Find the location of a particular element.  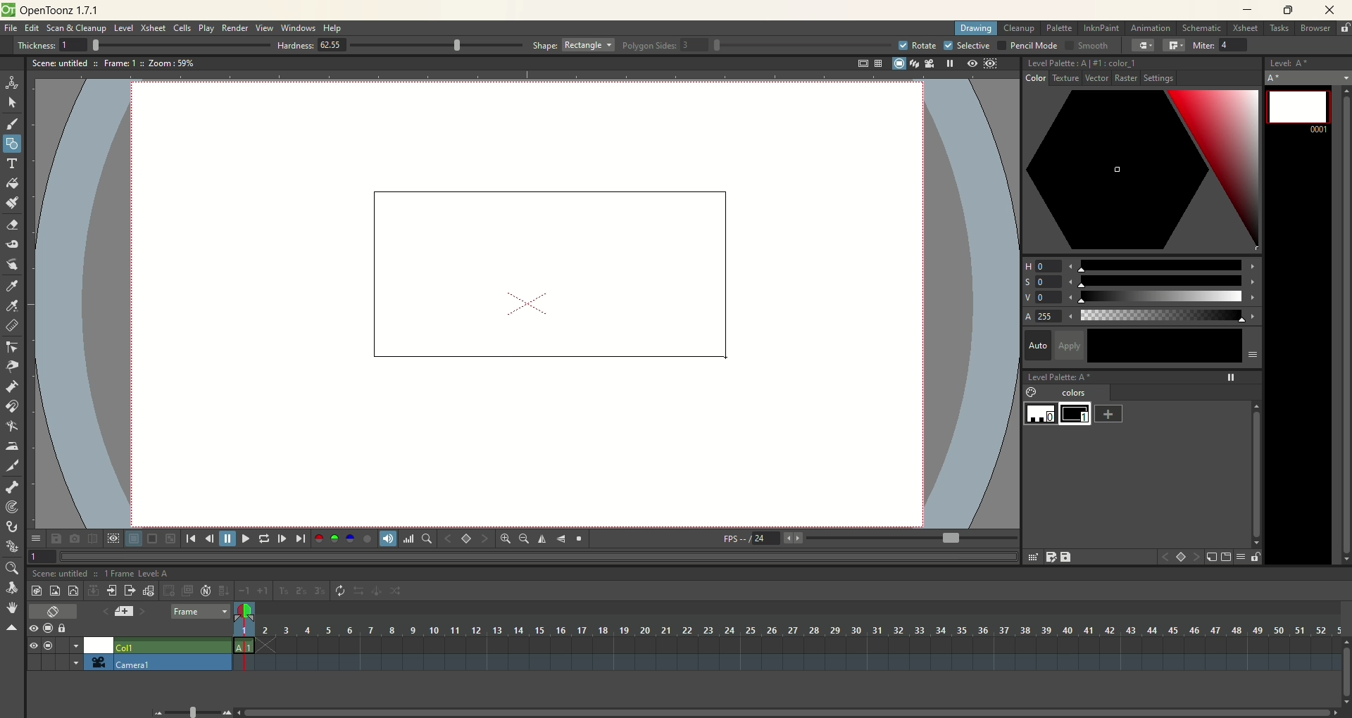

camera view is located at coordinates (926, 63).